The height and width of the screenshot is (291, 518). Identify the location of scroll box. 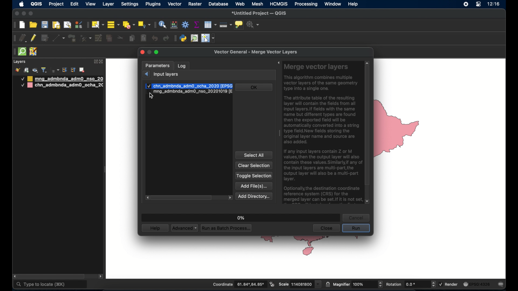
(182, 198).